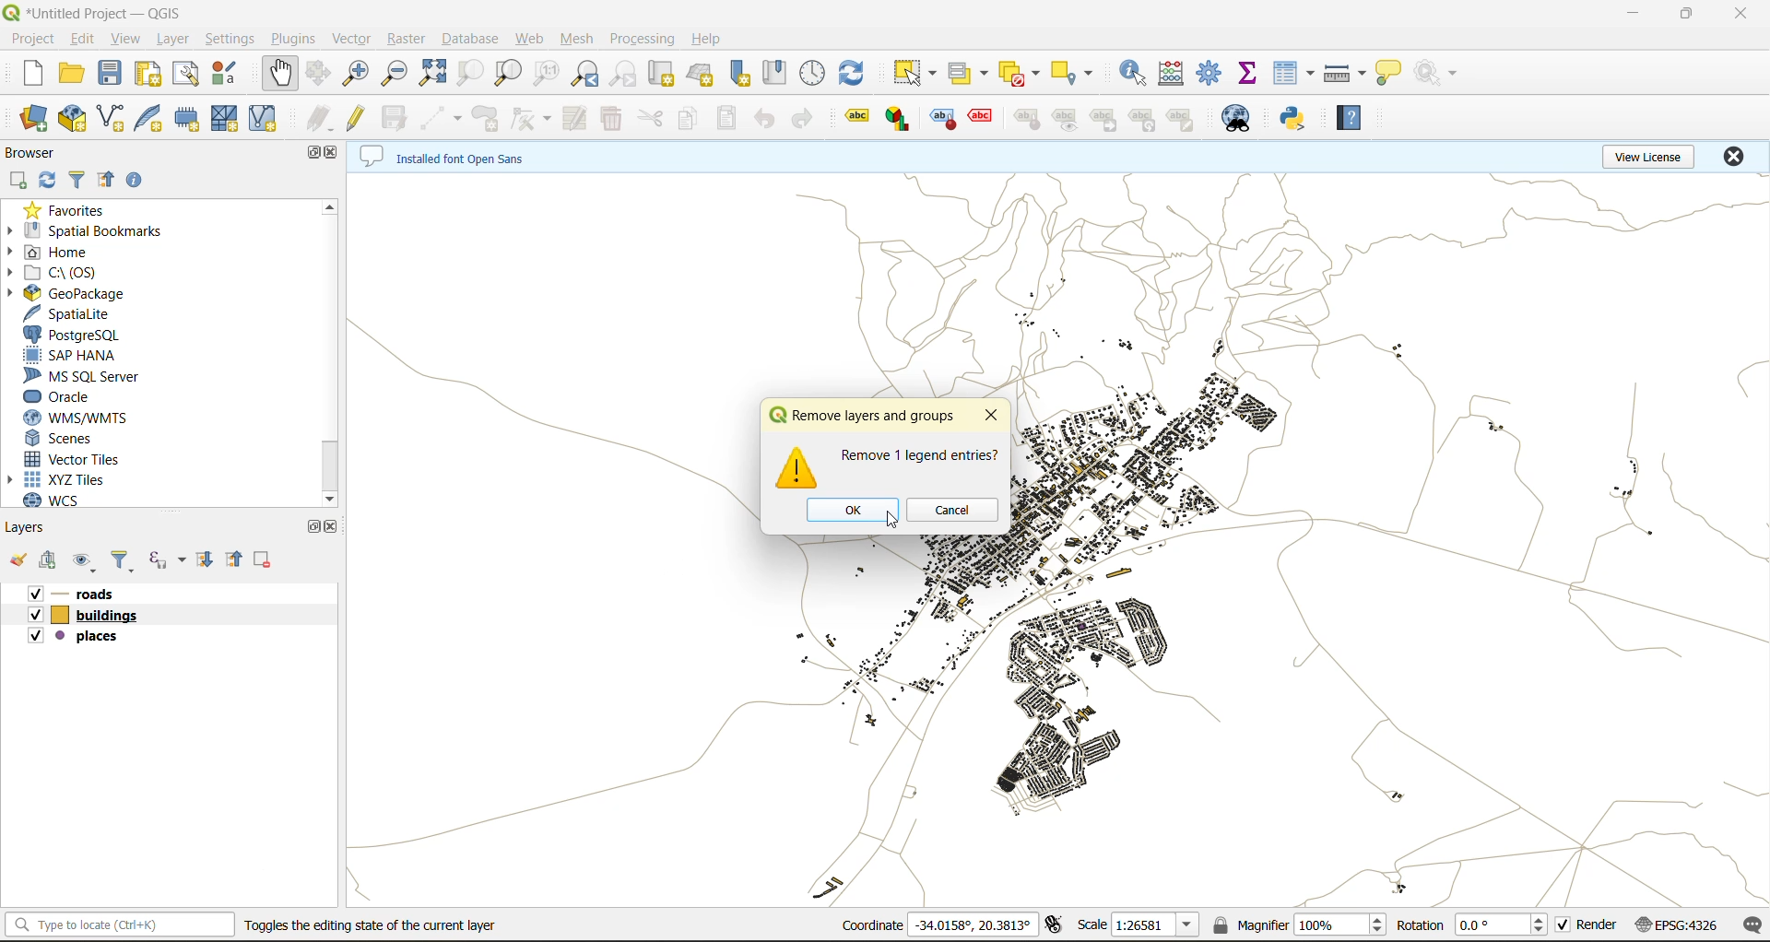 The height and width of the screenshot is (942, 1770). What do you see at coordinates (1594, 926) in the screenshot?
I see `render` at bounding box center [1594, 926].